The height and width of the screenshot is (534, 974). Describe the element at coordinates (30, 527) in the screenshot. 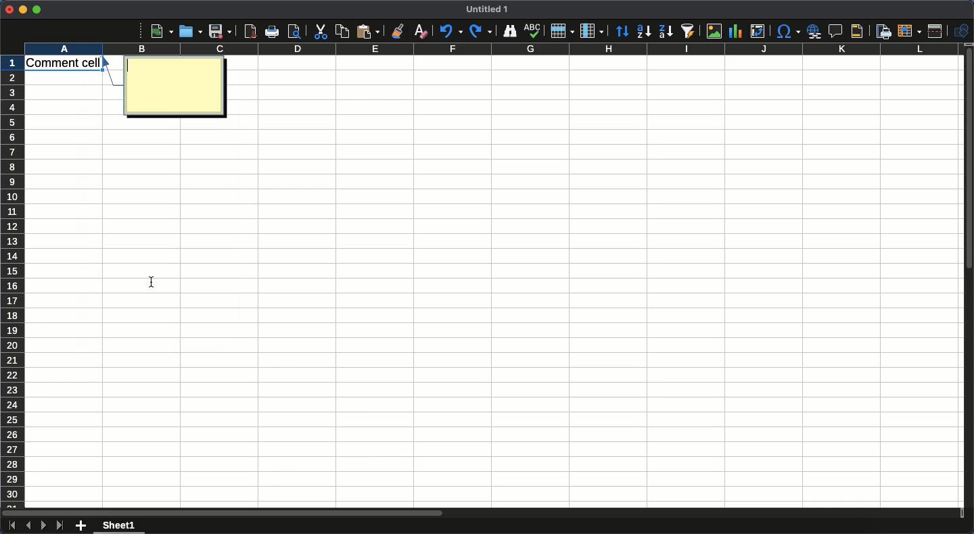

I see `Previous sheet` at that location.